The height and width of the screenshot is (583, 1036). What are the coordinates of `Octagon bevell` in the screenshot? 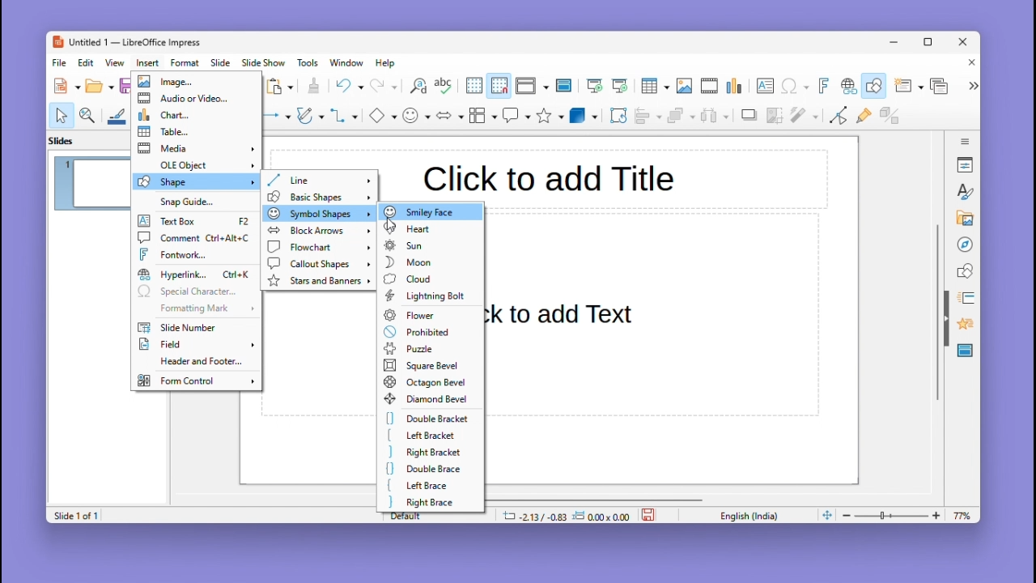 It's located at (427, 381).